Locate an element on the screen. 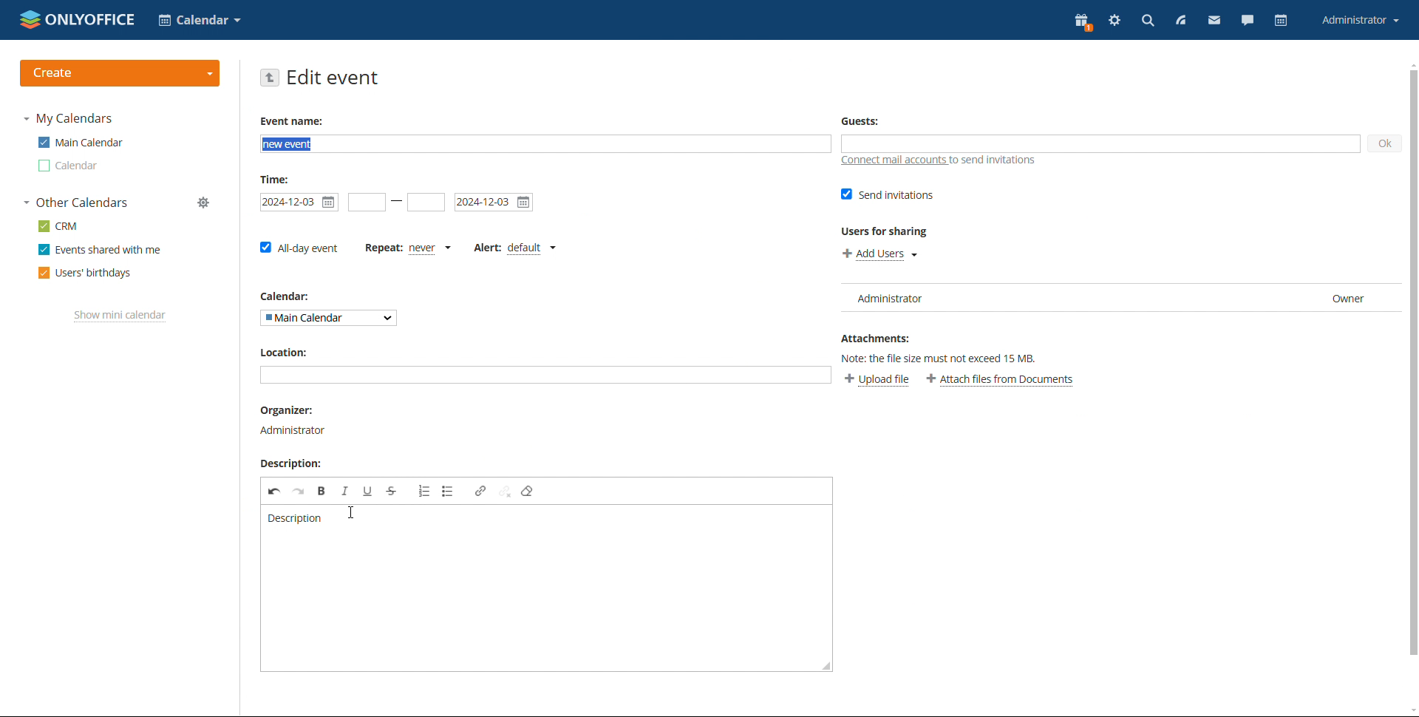 Image resolution: width=1419 pixels, height=717 pixels. underline is located at coordinates (367, 490).